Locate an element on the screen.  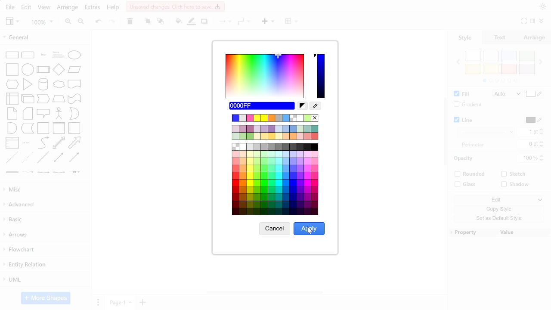
basic is located at coordinates (45, 221).